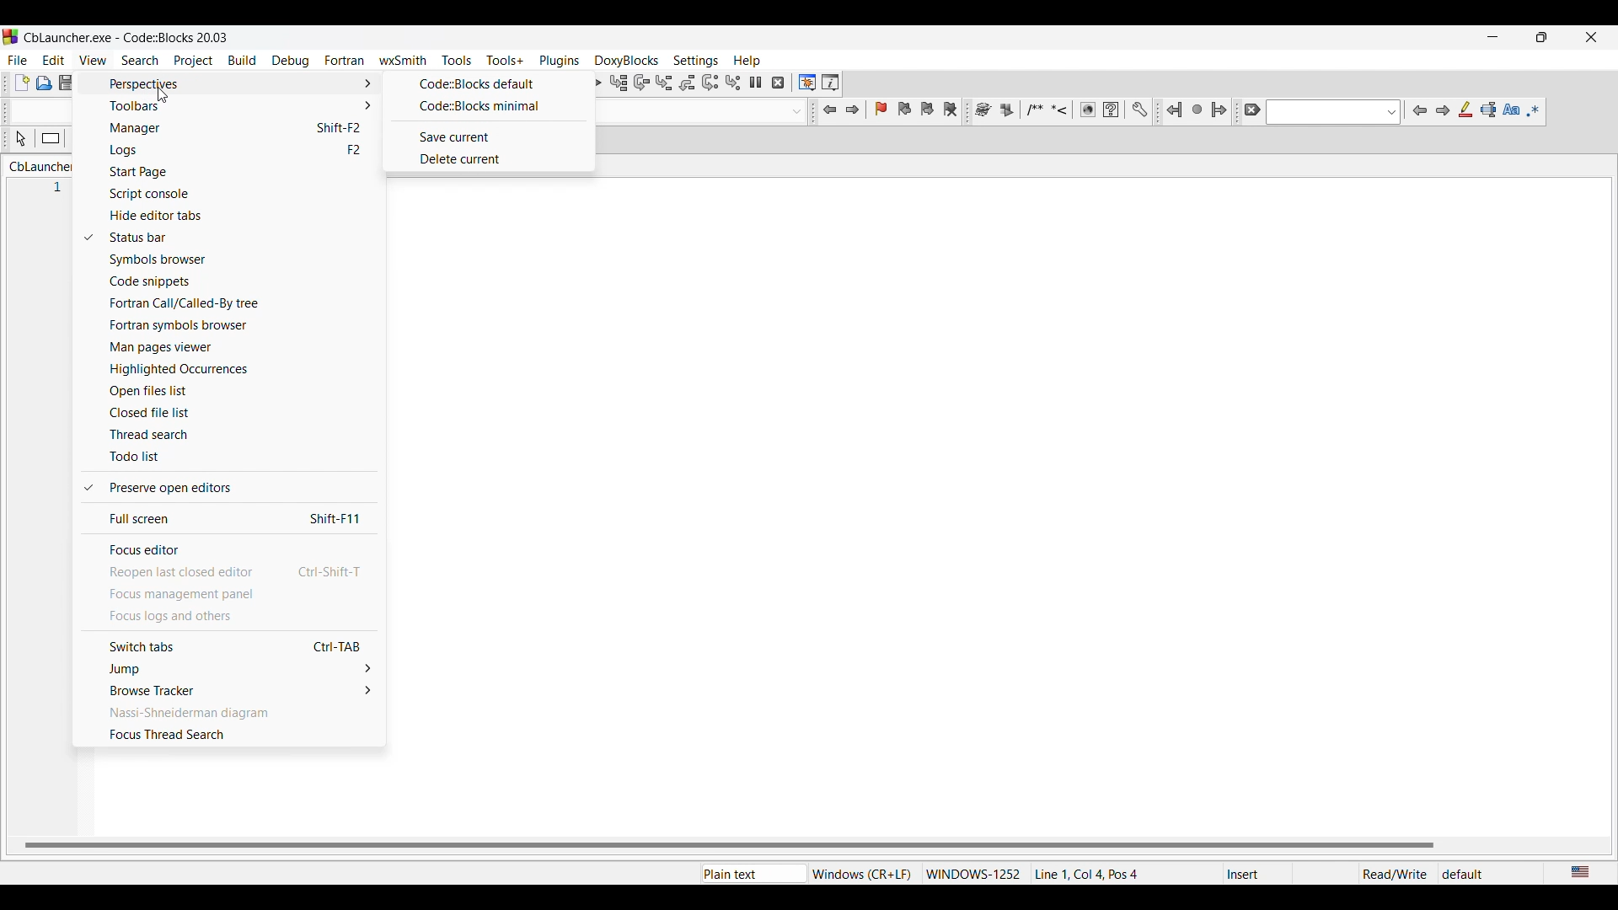  I want to click on Focus editor, so click(234, 550).